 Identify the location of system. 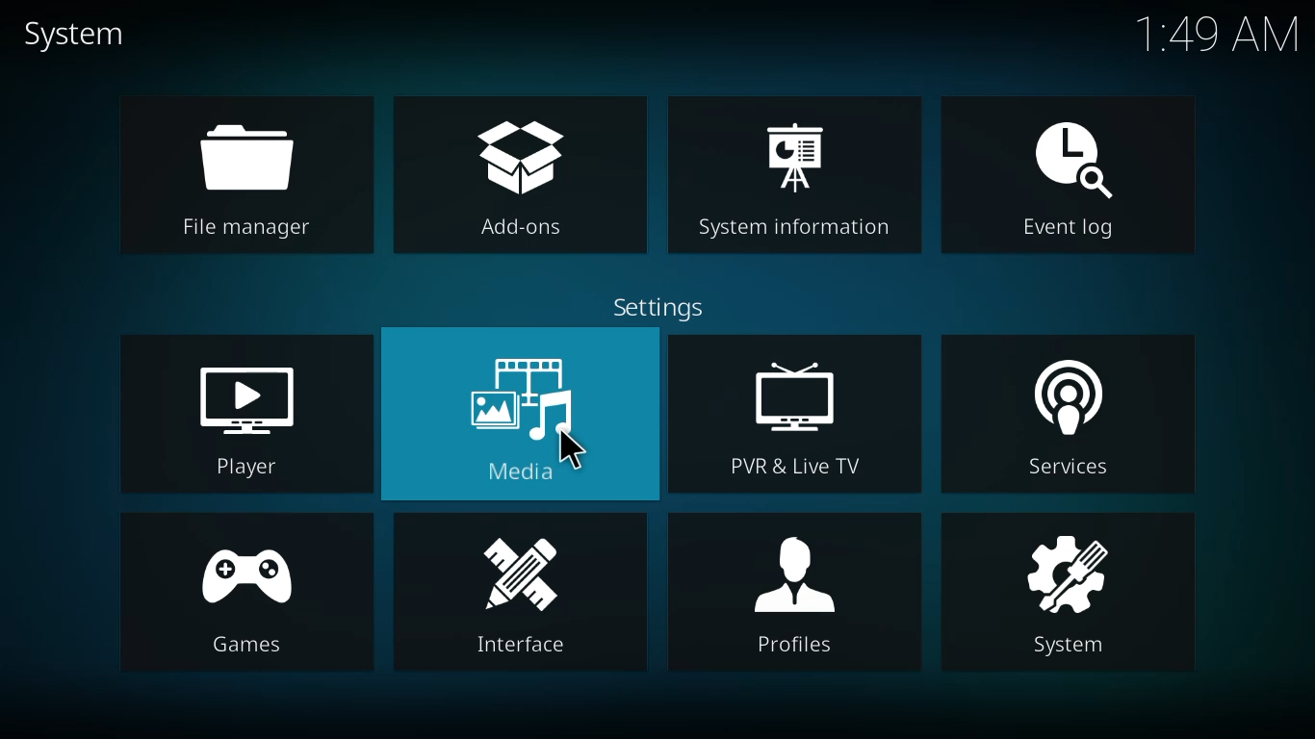
(73, 36).